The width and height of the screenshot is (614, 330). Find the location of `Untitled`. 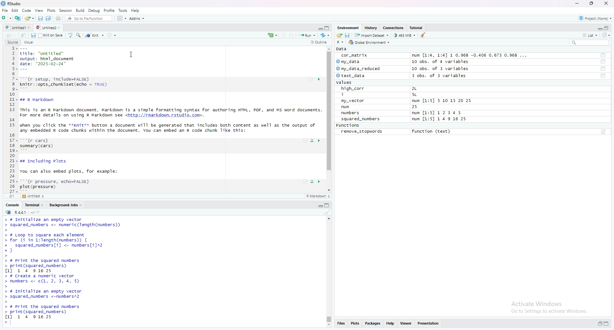

Untitled is located at coordinates (32, 196).